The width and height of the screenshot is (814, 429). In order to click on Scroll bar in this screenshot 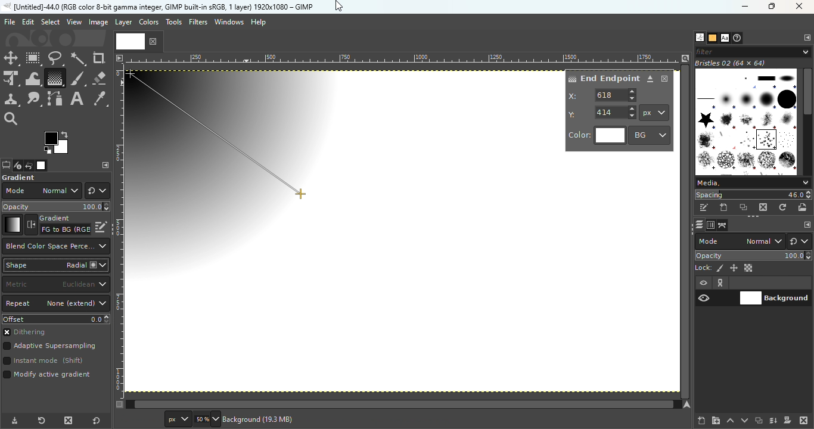, I will do `click(807, 120)`.